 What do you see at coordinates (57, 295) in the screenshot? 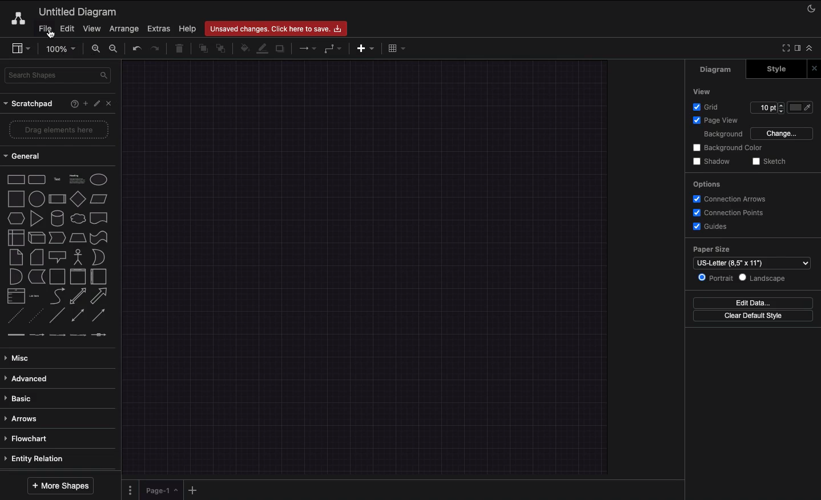
I see `Curved arrow` at bounding box center [57, 295].